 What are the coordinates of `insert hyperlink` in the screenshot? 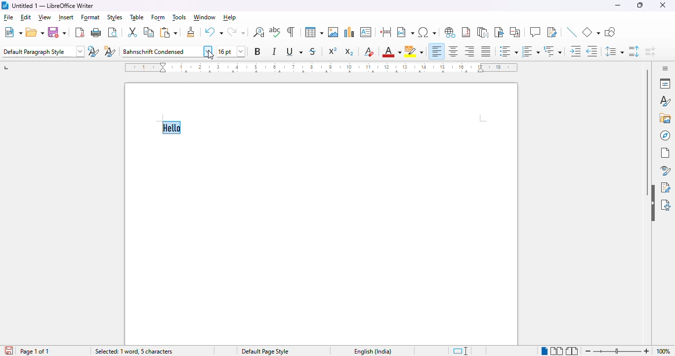 It's located at (451, 32).